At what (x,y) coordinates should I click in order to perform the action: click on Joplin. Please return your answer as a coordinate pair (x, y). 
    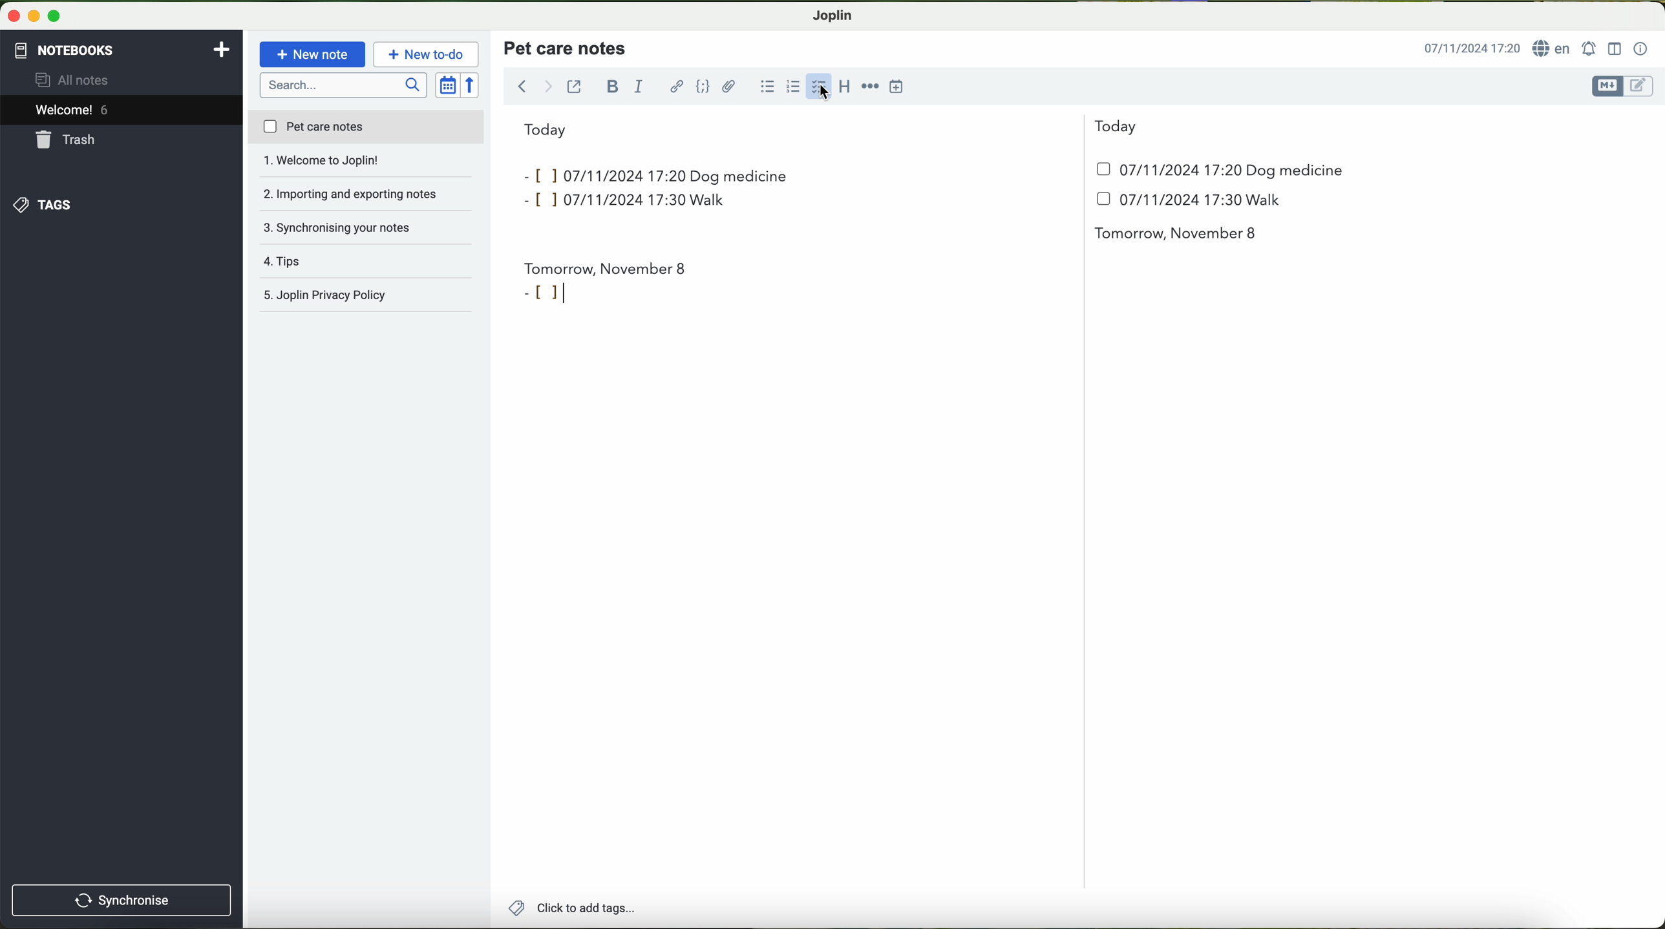
    Looking at the image, I should click on (833, 14).